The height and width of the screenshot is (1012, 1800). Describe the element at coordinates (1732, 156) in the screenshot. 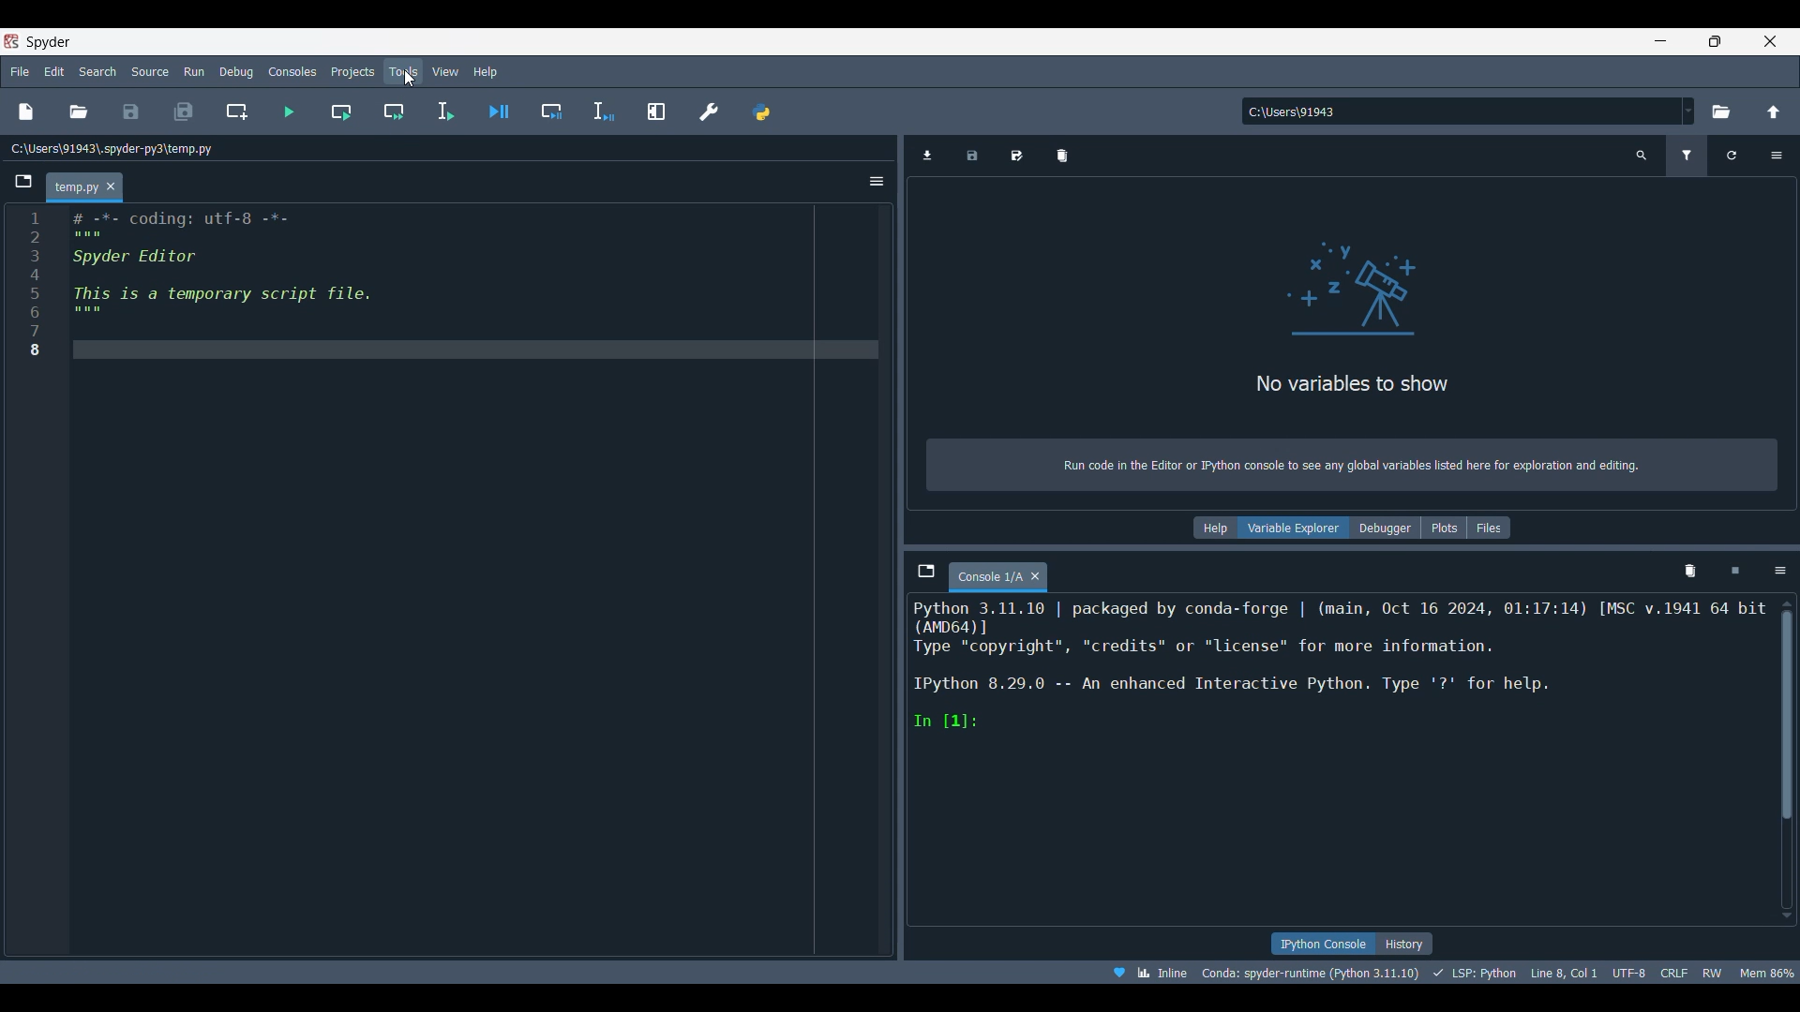

I see `Refresh variables` at that location.